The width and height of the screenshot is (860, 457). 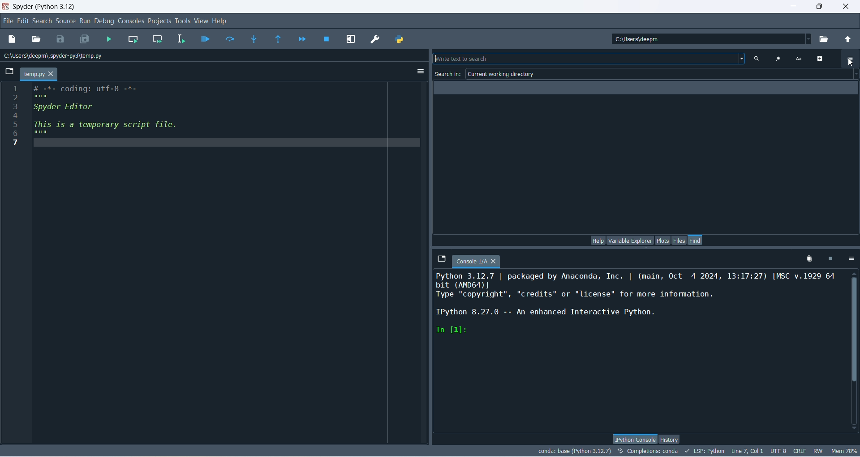 What do you see at coordinates (230, 38) in the screenshot?
I see `run current line` at bounding box center [230, 38].